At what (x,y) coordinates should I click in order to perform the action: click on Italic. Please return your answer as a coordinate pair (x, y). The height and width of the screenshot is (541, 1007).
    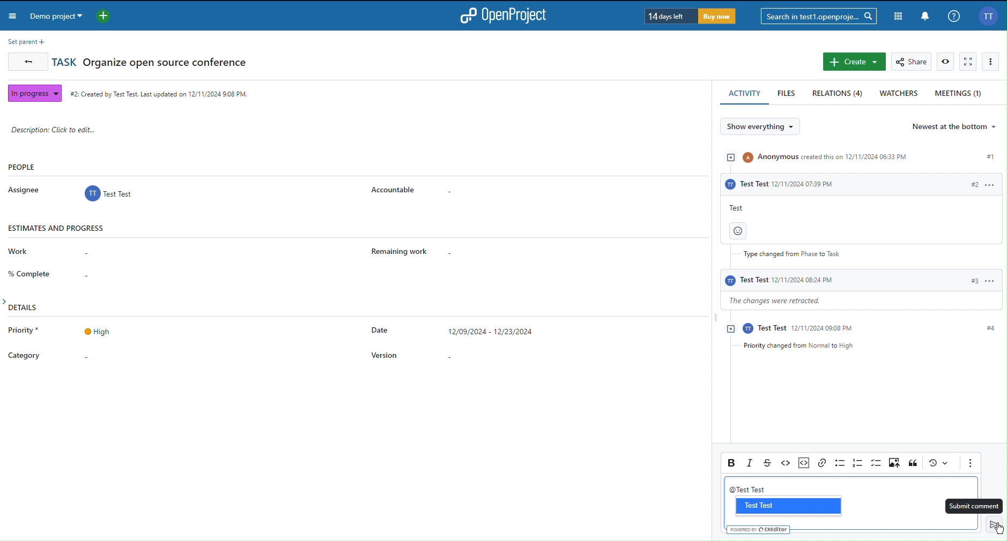
    Looking at the image, I should click on (751, 463).